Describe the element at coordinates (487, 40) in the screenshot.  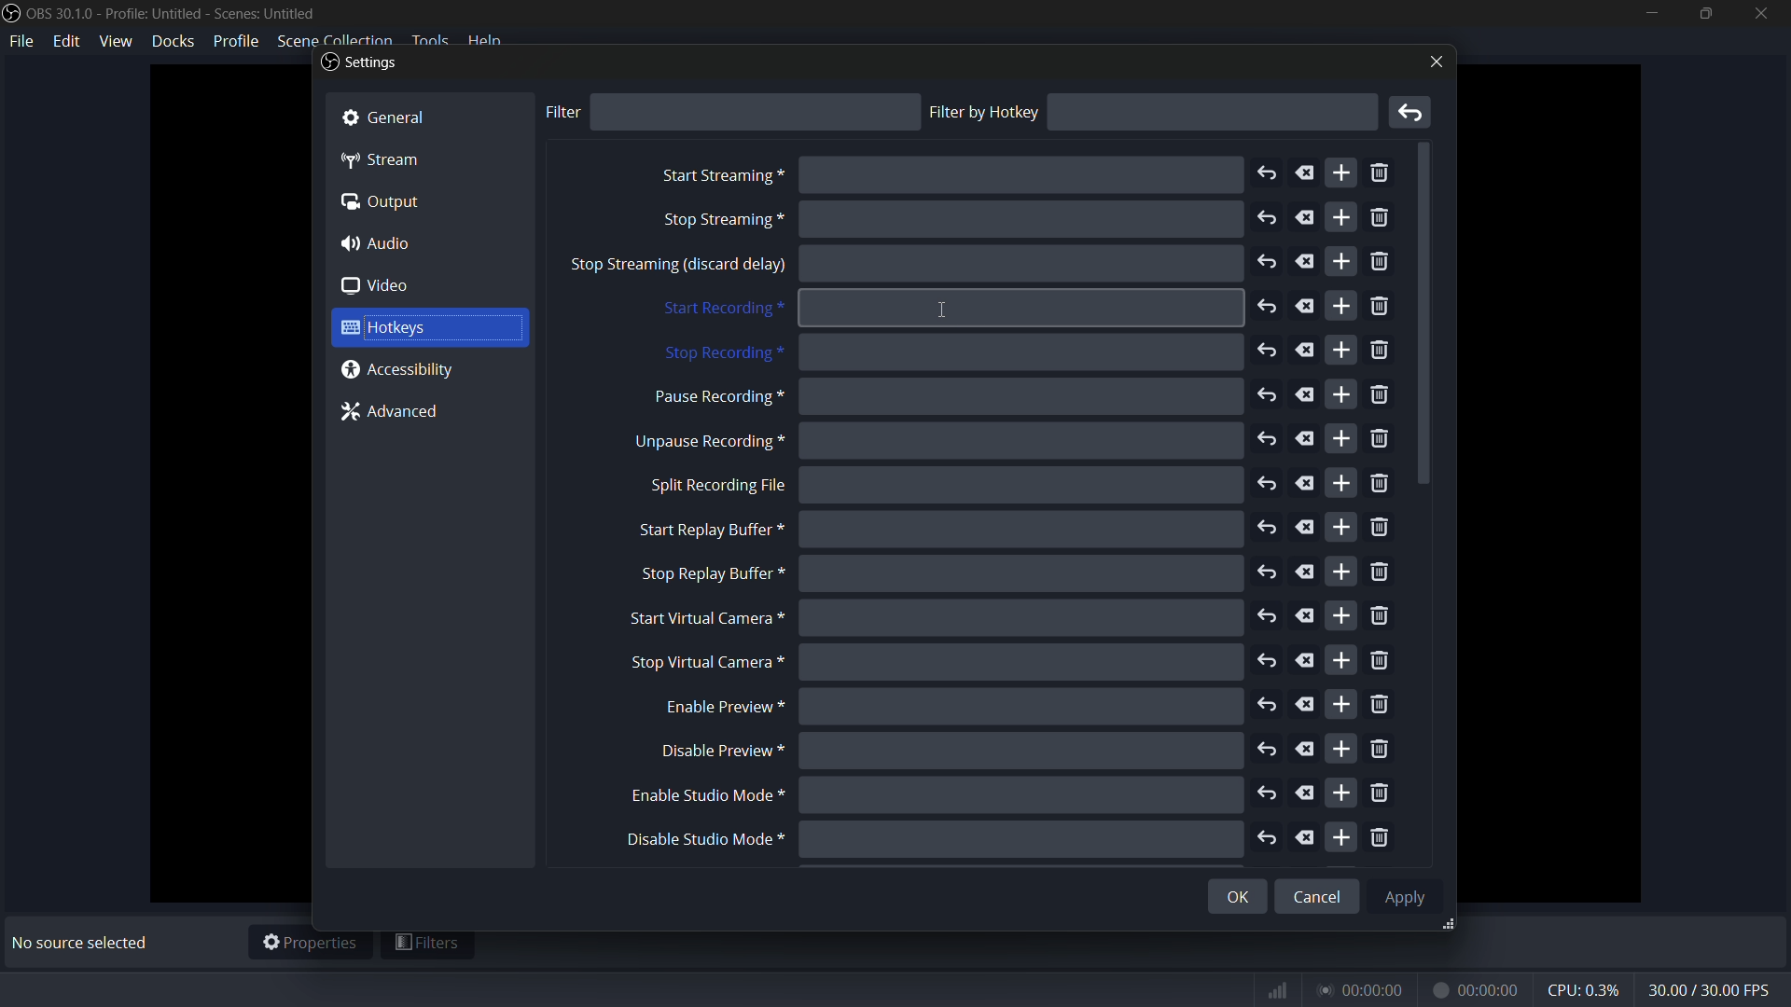
I see `help menu` at that location.